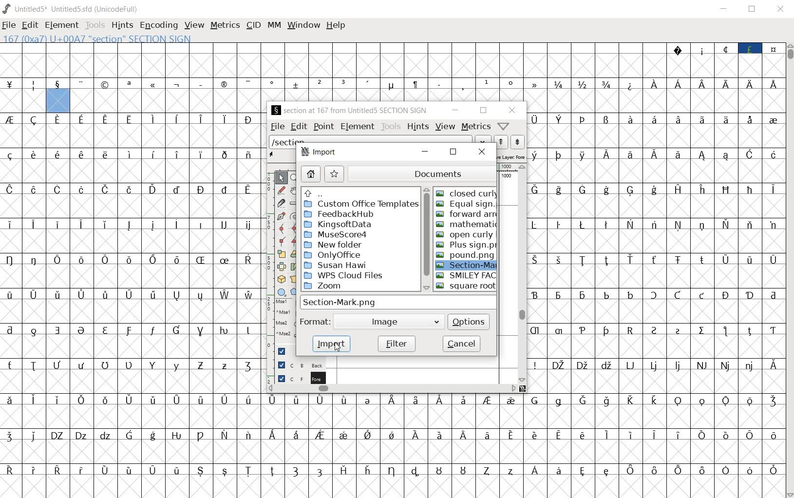 The width and height of the screenshot is (794, 498). Describe the element at coordinates (133, 223) in the screenshot. I see `` at that location.